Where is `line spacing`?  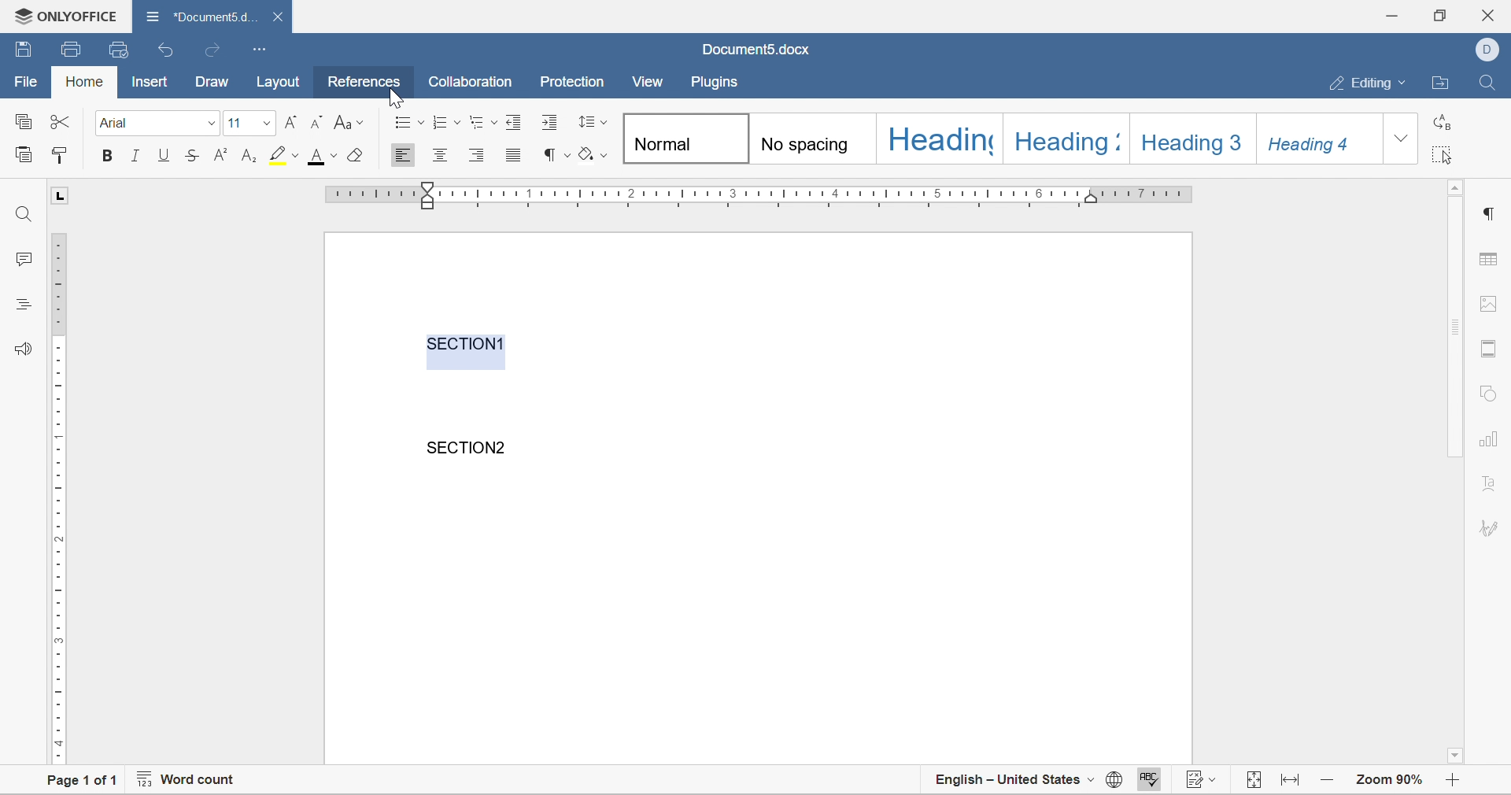 line spacing is located at coordinates (593, 120).